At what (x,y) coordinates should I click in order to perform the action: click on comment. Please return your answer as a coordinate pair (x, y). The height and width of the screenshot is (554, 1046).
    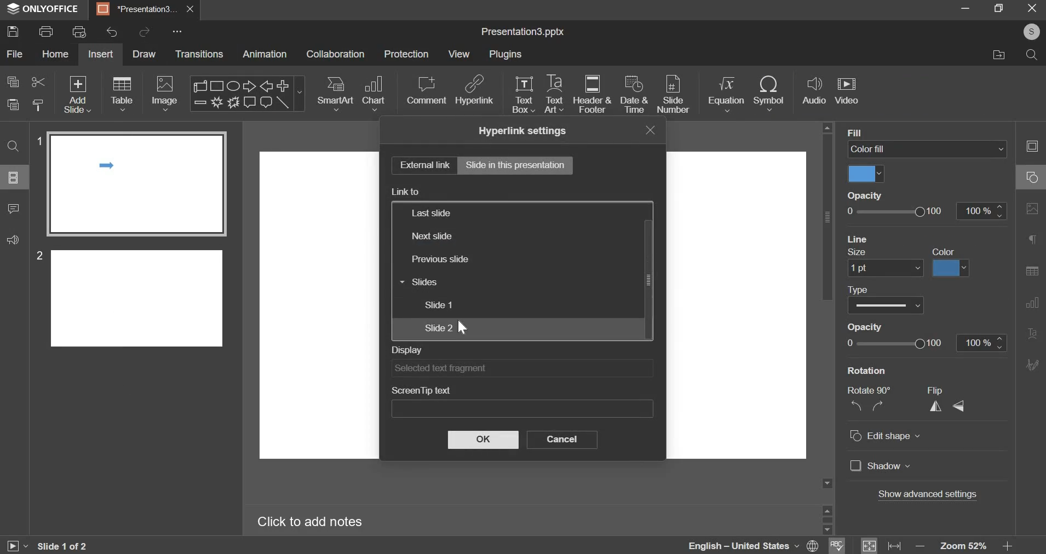
    Looking at the image, I should click on (426, 90).